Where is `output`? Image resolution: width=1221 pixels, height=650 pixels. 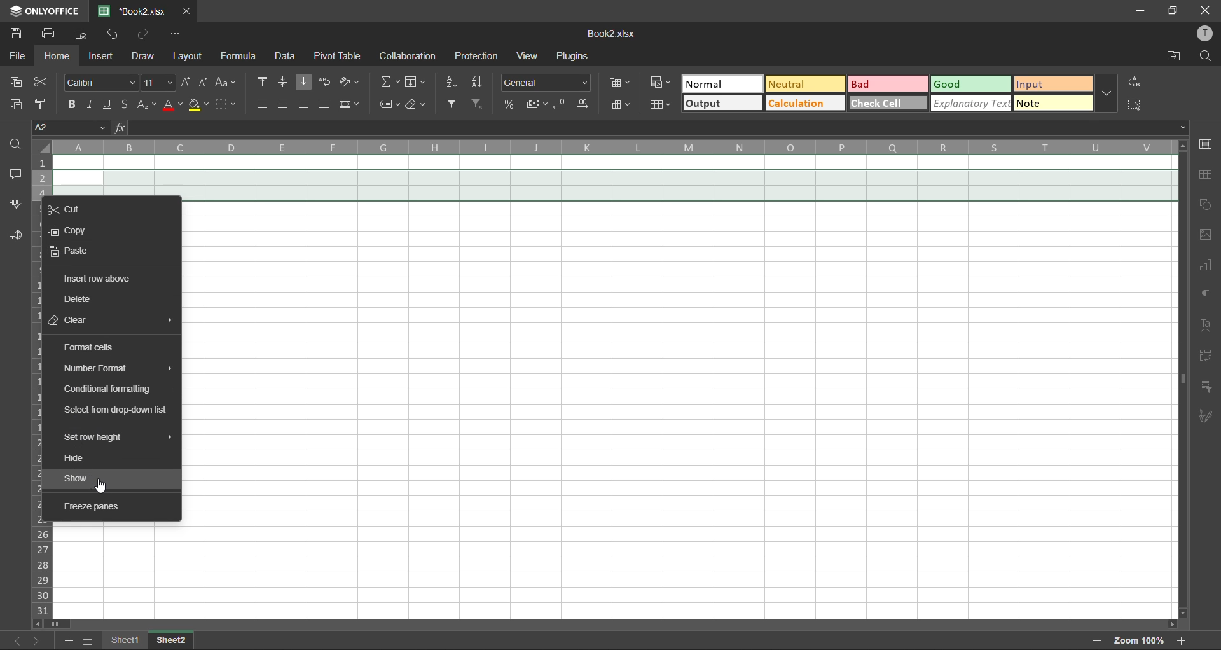 output is located at coordinates (723, 103).